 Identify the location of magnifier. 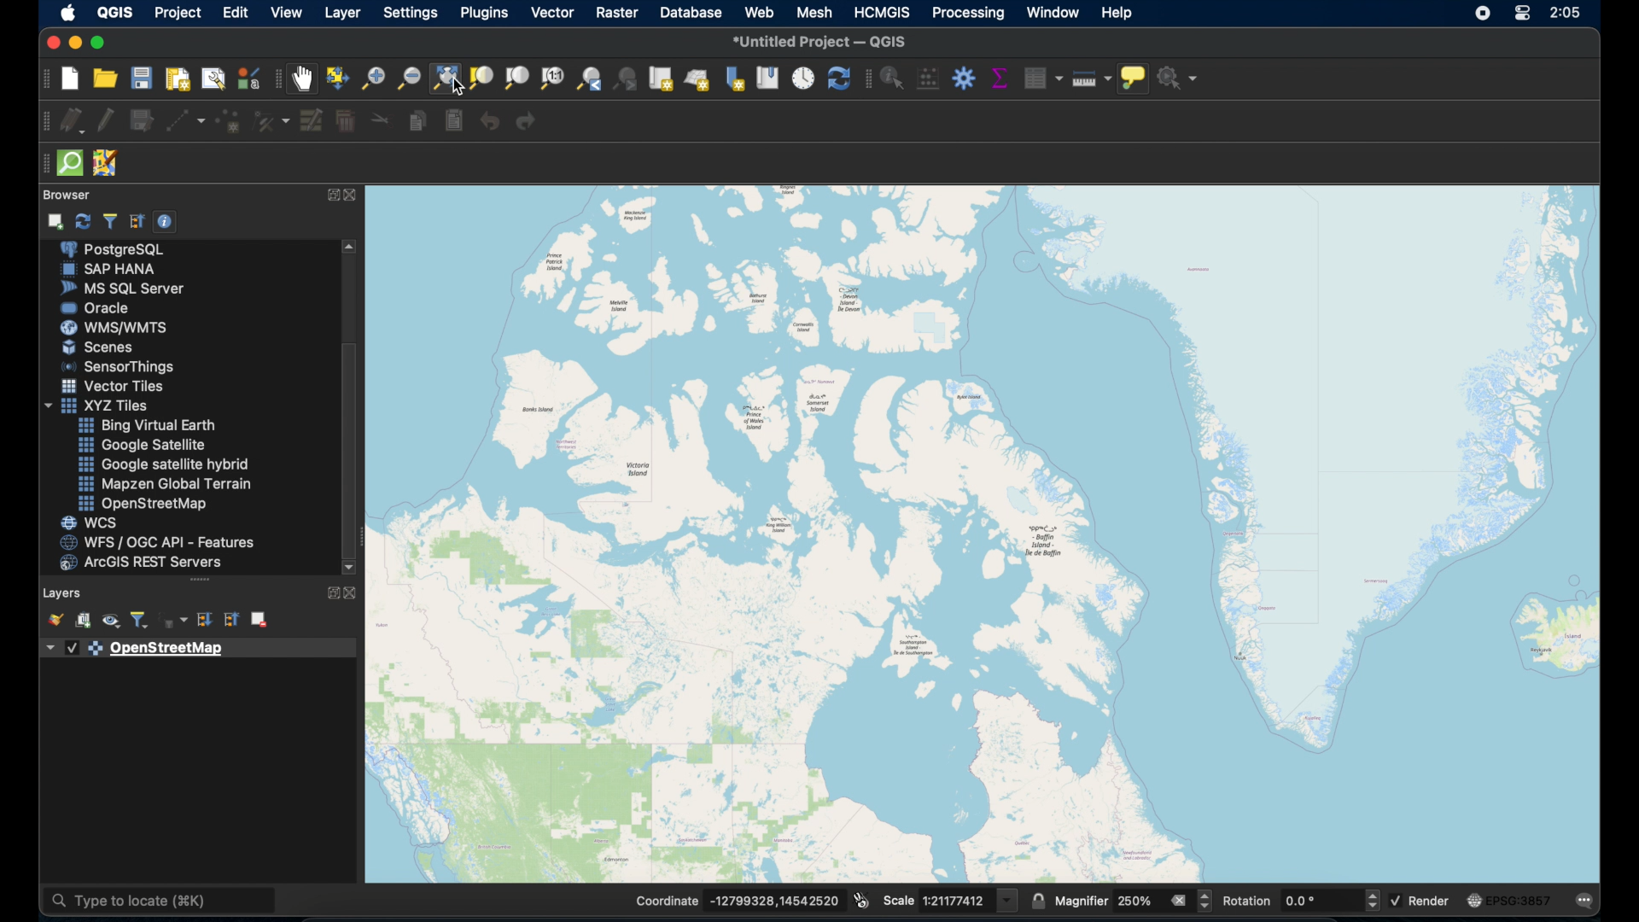
(1082, 902).